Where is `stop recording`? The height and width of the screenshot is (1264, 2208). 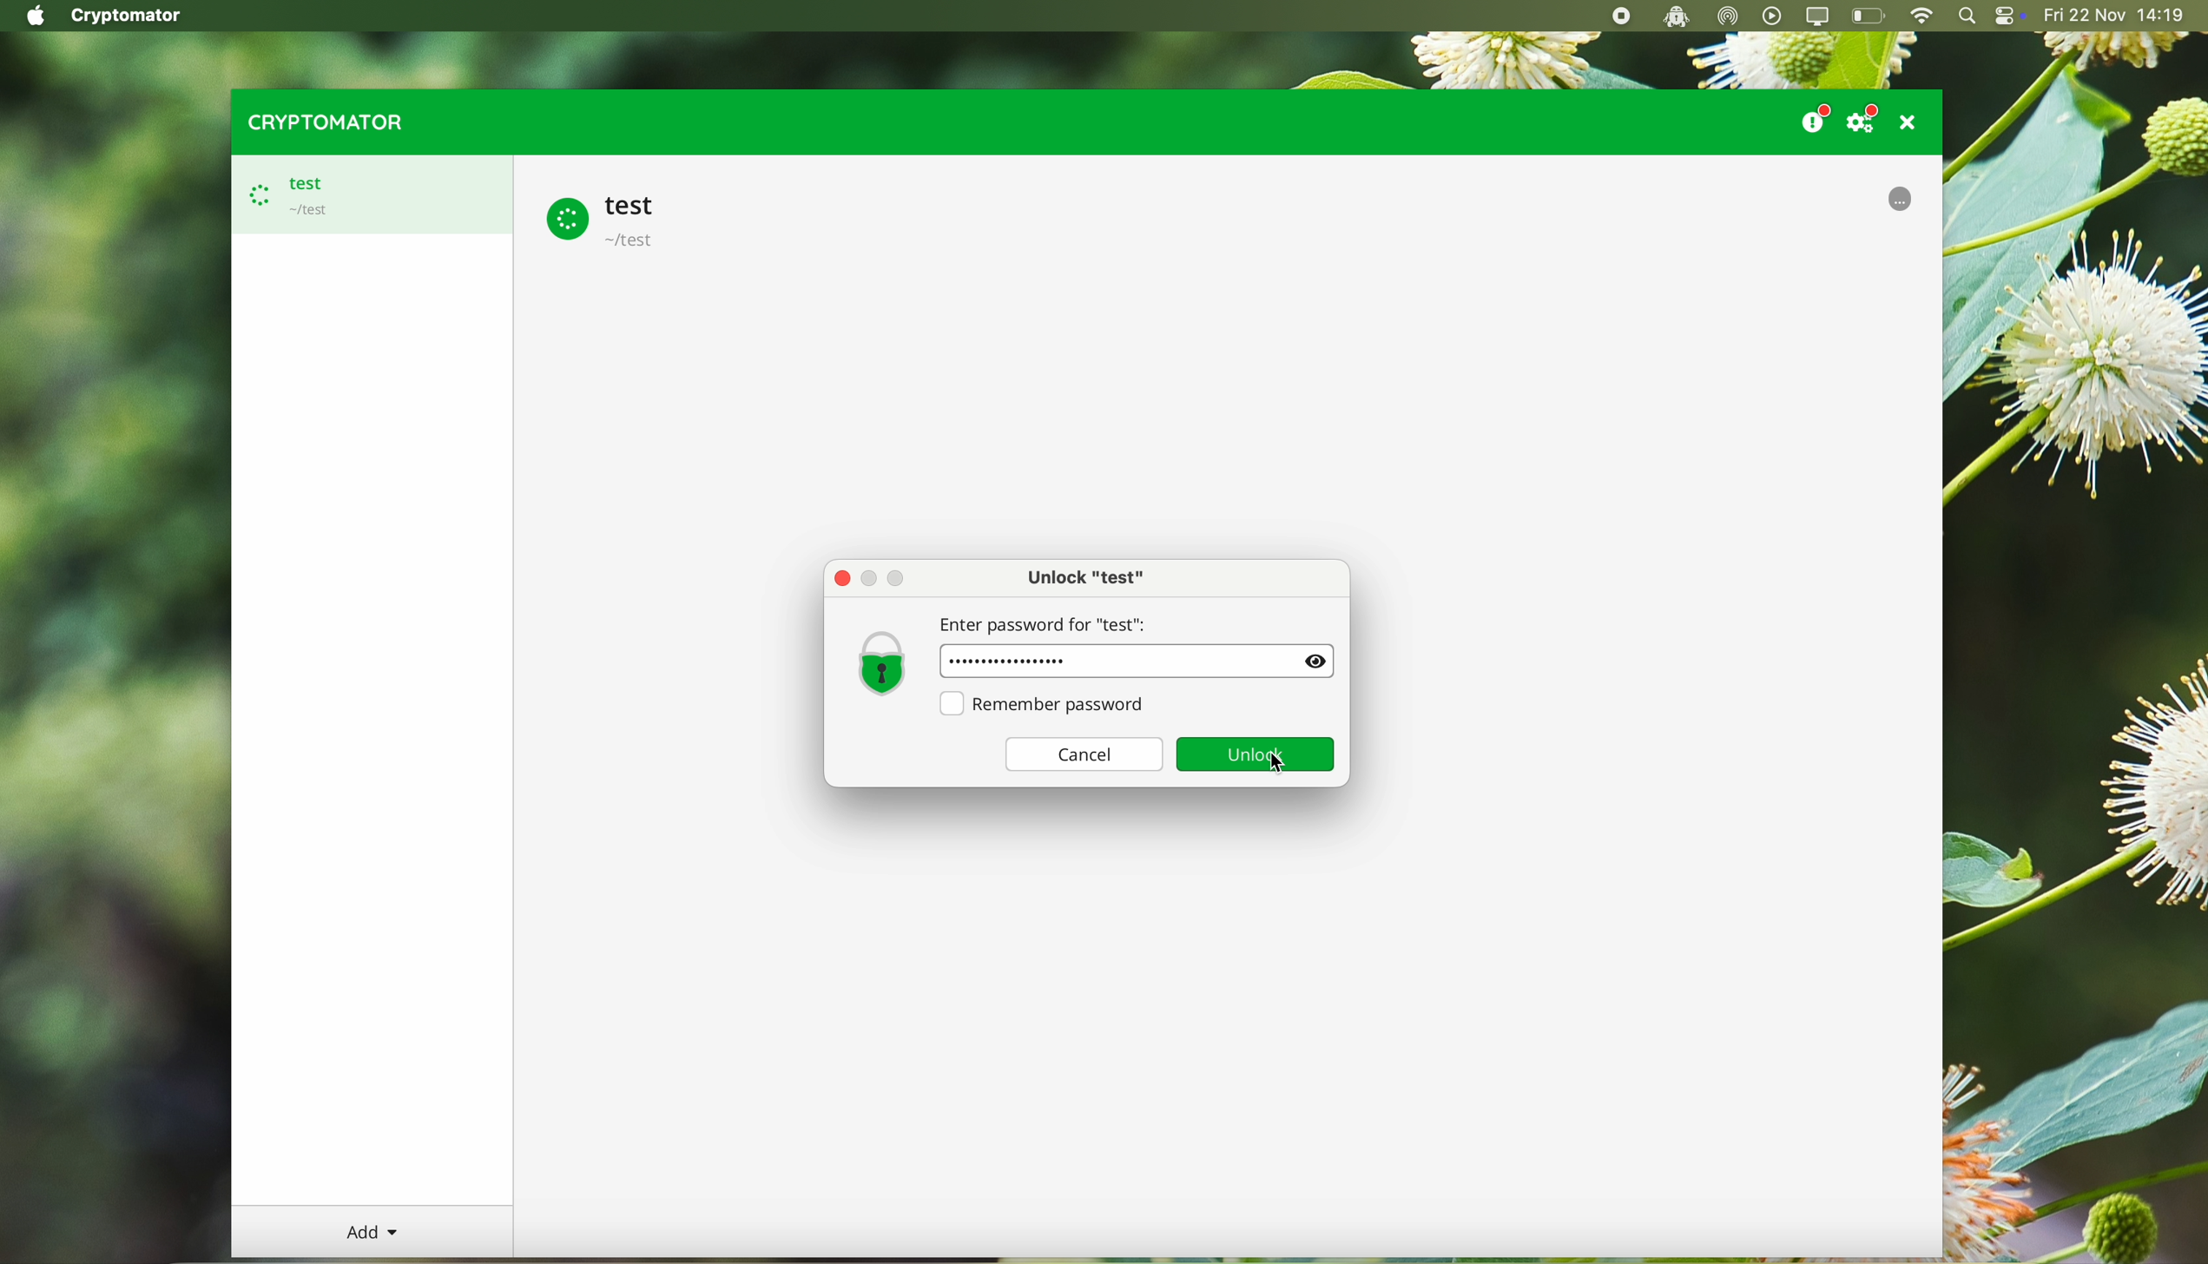
stop recording is located at coordinates (1618, 16).